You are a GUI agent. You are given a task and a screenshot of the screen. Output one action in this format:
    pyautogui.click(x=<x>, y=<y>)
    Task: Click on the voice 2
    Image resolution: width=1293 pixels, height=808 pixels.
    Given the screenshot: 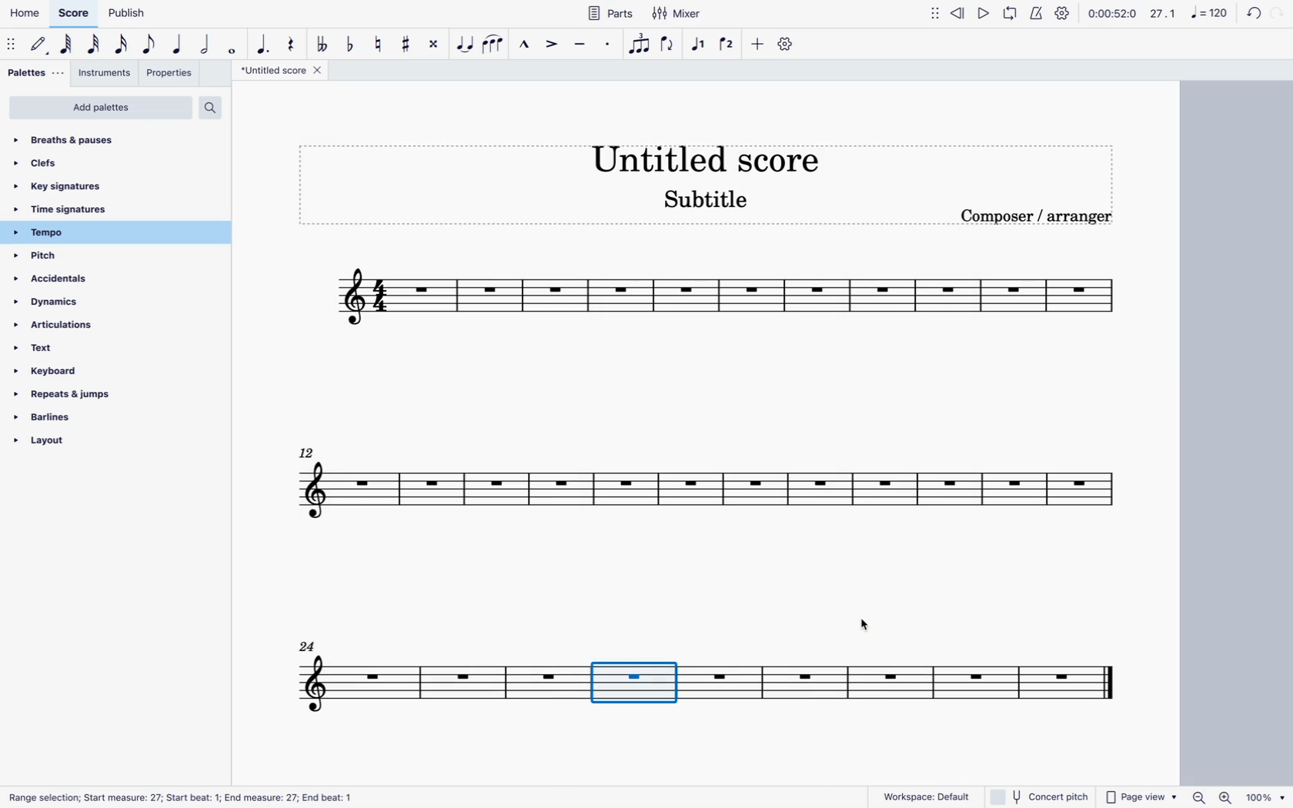 What is the action you would take?
    pyautogui.click(x=729, y=40)
    